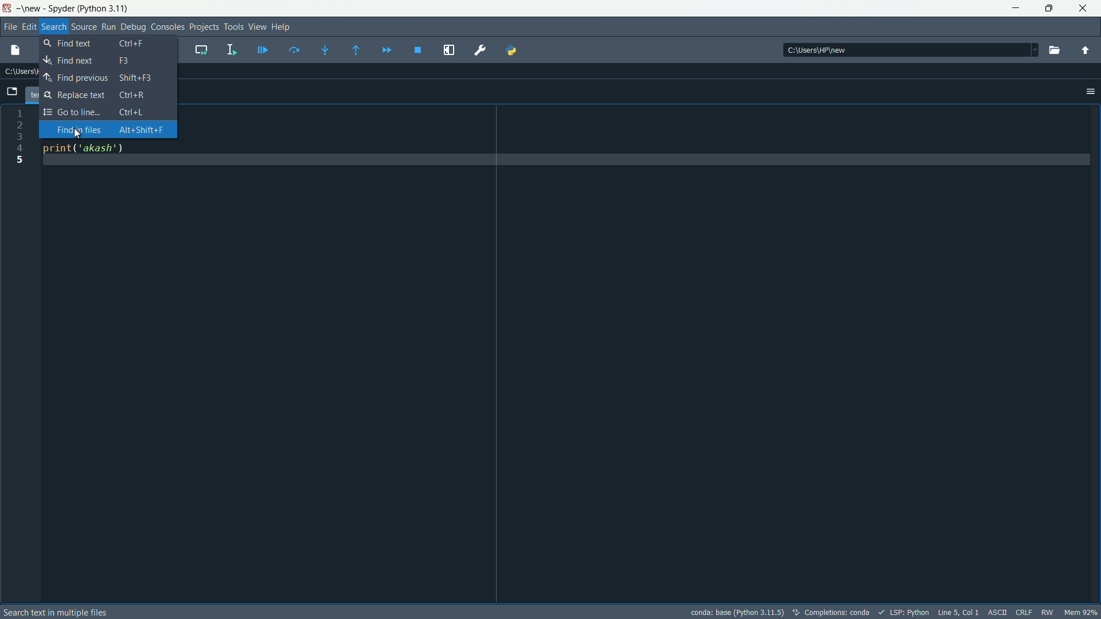  What do you see at coordinates (233, 26) in the screenshot?
I see `Tools Menu` at bounding box center [233, 26].